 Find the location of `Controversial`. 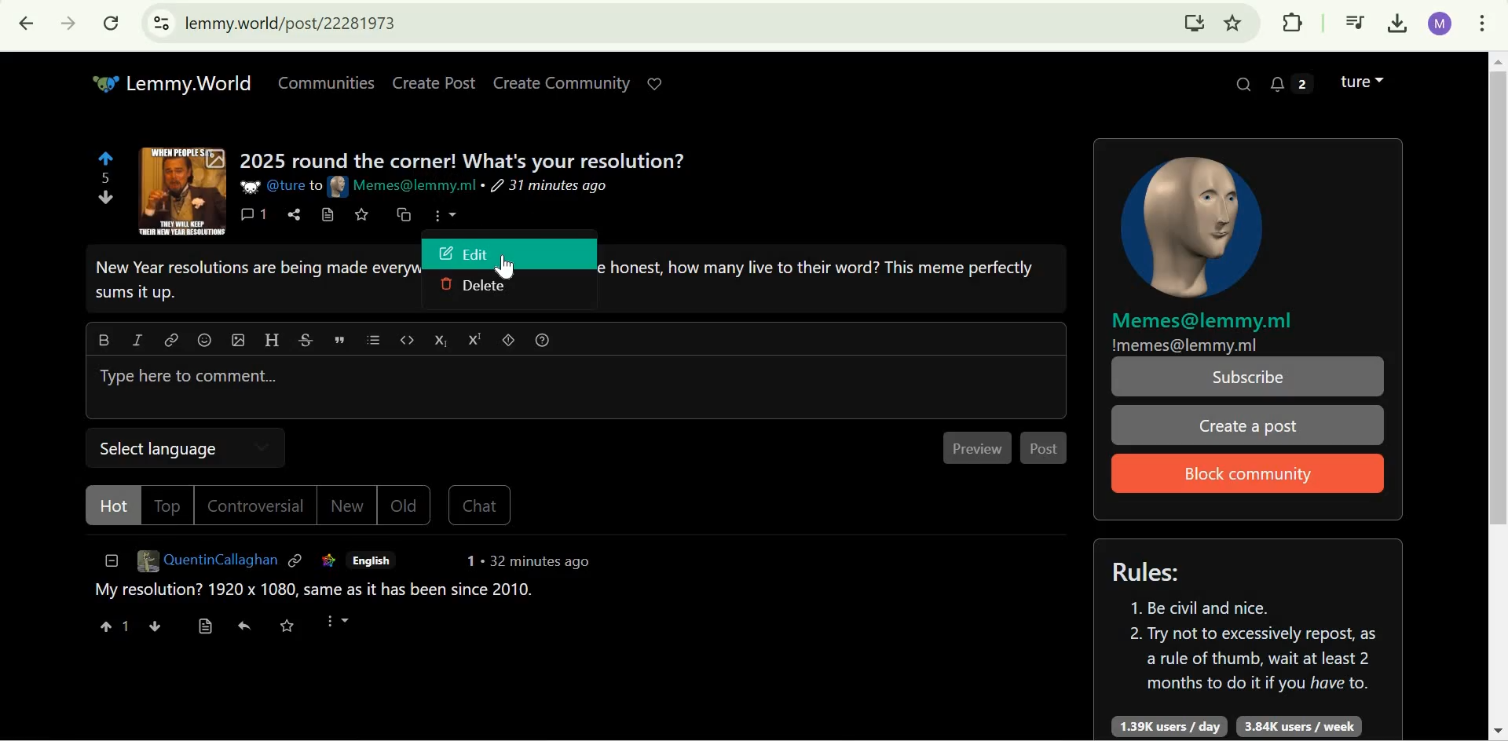

Controversial is located at coordinates (262, 505).